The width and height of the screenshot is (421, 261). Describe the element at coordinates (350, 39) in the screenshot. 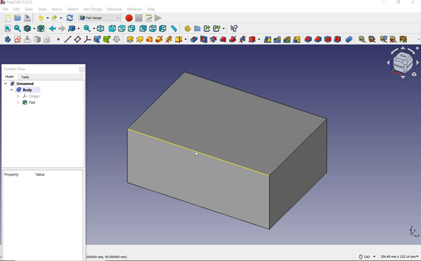

I see `Boolean operation` at that location.